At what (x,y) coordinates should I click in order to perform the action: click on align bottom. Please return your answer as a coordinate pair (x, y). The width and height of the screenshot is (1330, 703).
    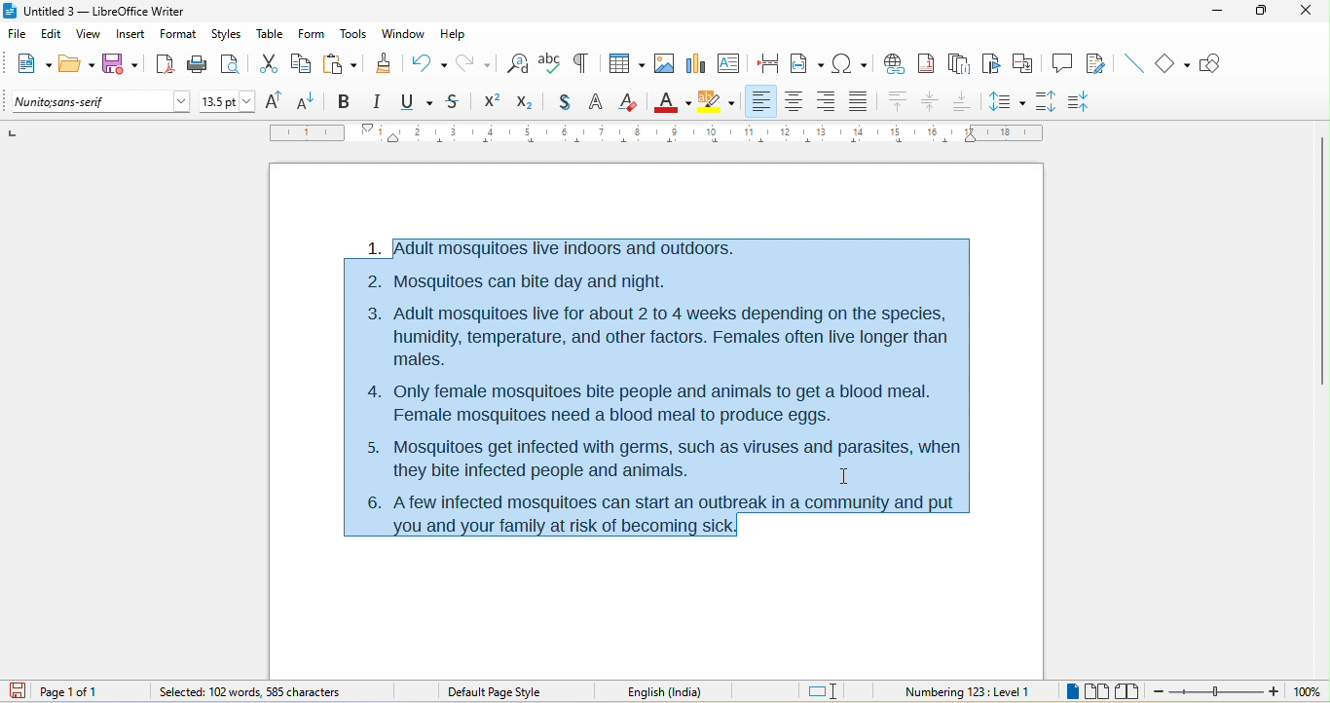
    Looking at the image, I should click on (962, 101).